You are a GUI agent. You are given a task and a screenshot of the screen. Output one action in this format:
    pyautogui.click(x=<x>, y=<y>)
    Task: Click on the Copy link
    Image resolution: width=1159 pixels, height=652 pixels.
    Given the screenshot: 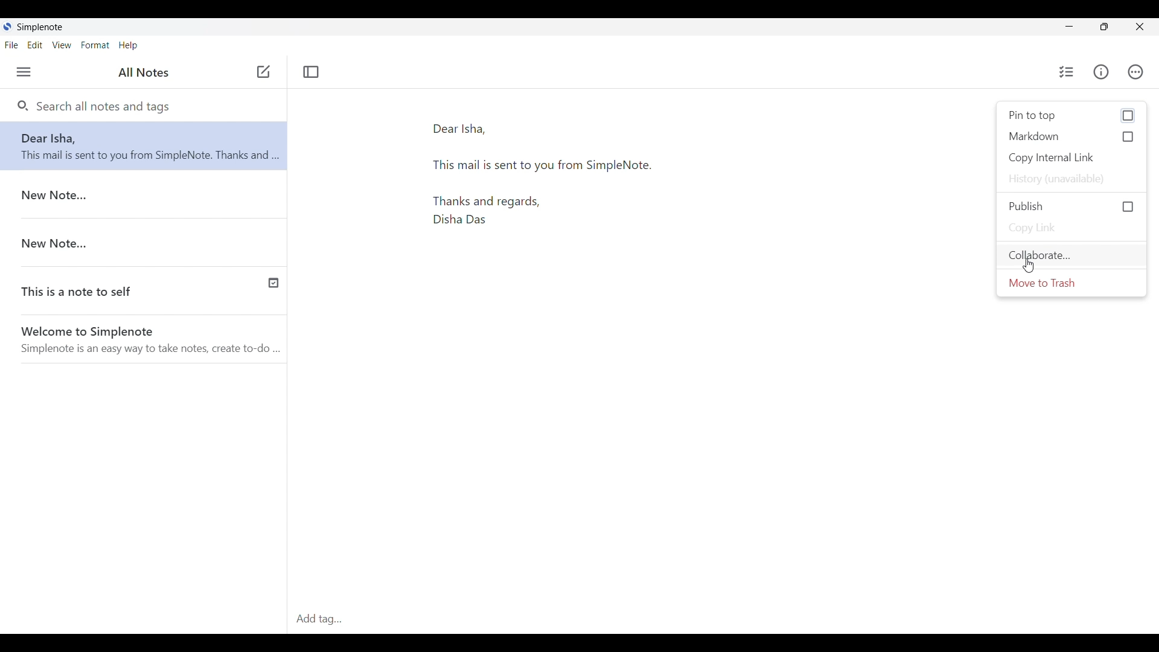 What is the action you would take?
    pyautogui.click(x=1071, y=228)
    